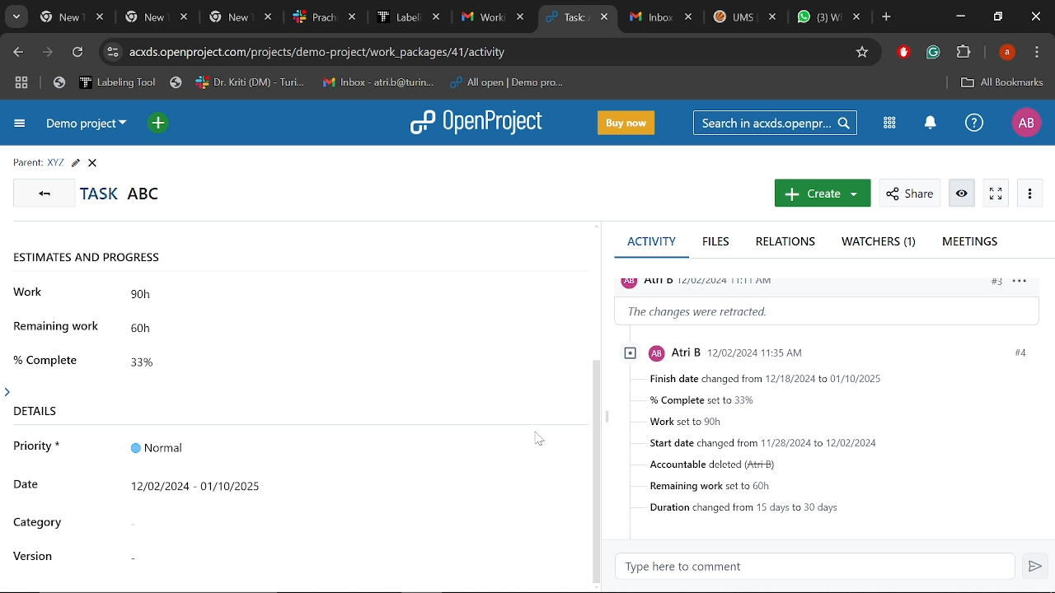 This screenshot has width=1055, height=593. What do you see at coordinates (960, 16) in the screenshot?
I see `Minimize` at bounding box center [960, 16].